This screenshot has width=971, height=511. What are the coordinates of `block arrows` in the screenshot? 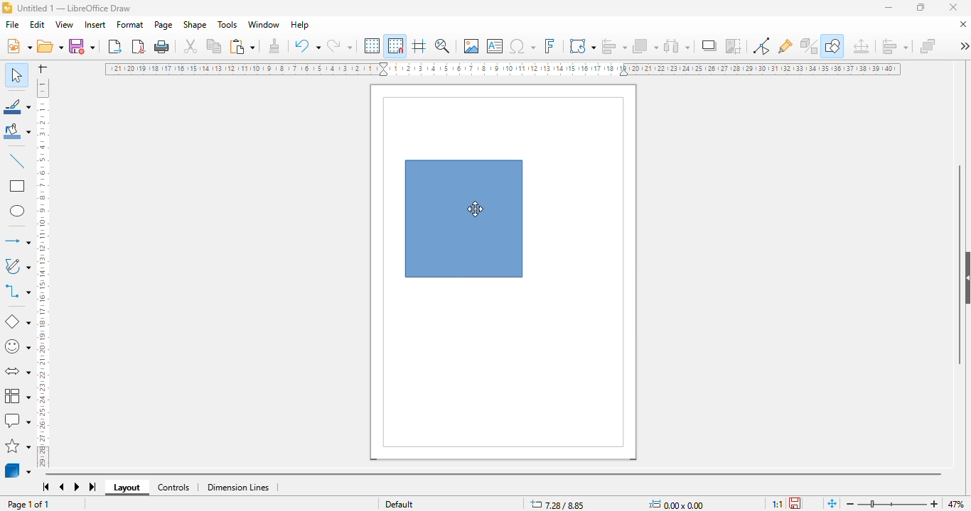 It's located at (17, 372).